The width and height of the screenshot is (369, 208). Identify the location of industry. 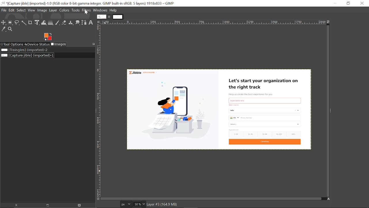
(264, 124).